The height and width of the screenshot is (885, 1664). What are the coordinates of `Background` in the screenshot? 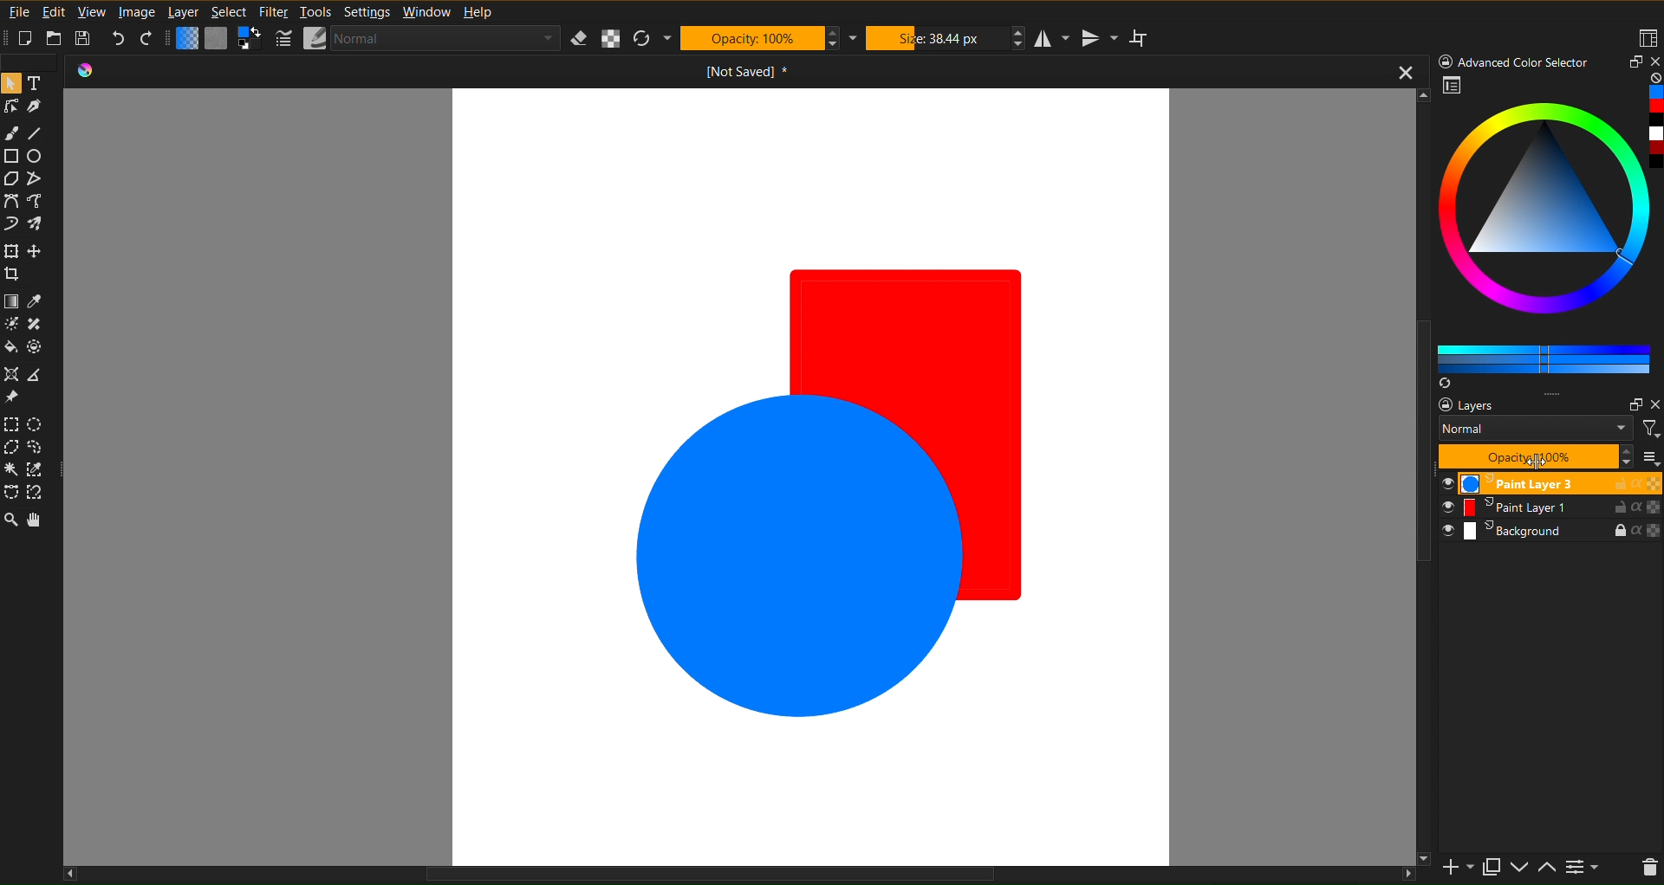 It's located at (1550, 533).